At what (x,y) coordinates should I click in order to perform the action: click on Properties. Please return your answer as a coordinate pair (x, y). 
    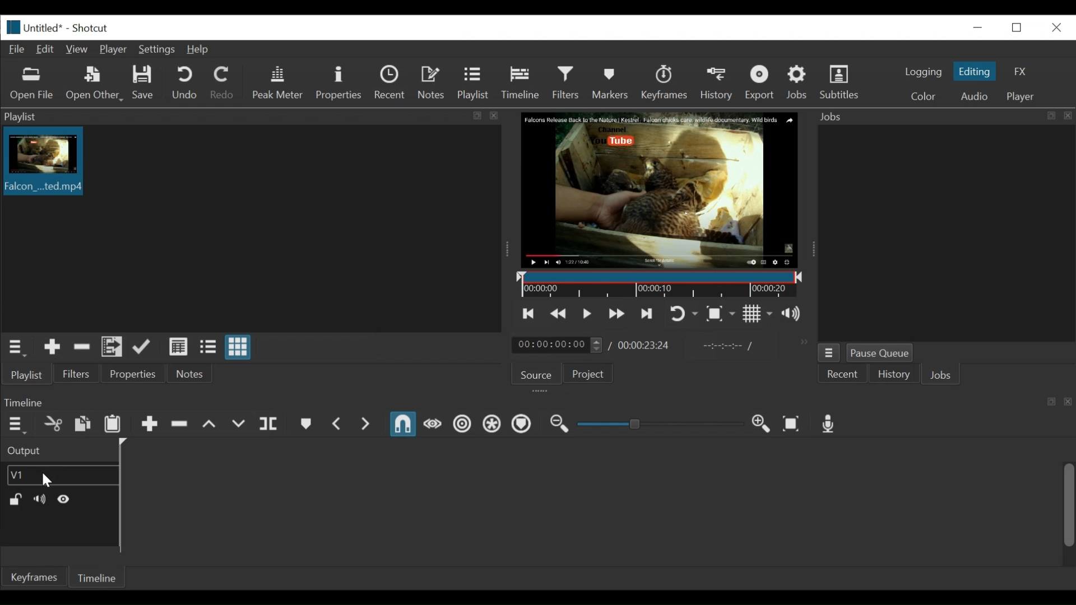
    Looking at the image, I should click on (132, 375).